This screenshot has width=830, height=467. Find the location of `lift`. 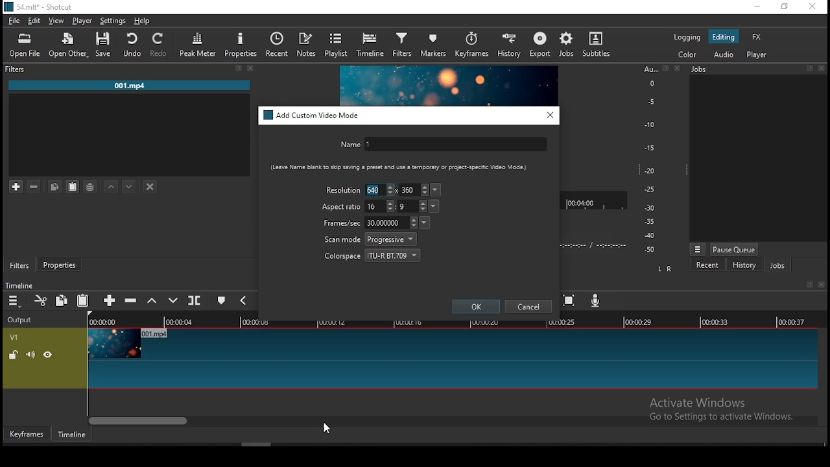

lift is located at coordinates (152, 301).